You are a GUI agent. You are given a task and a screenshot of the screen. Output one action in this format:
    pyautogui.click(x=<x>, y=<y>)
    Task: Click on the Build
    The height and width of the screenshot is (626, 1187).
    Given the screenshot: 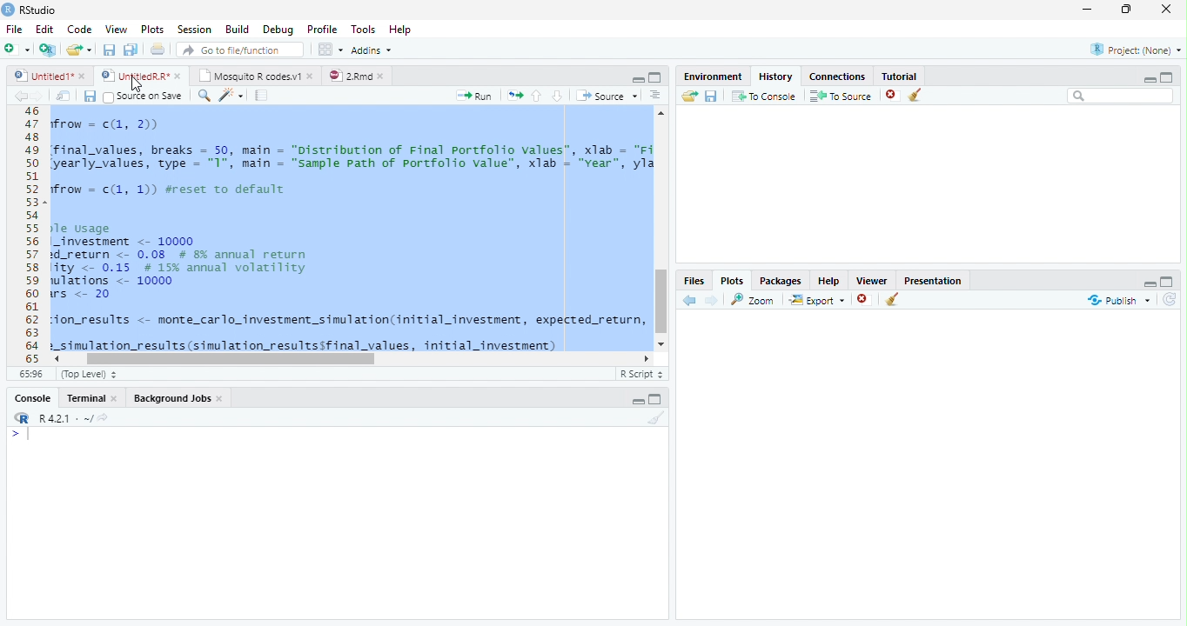 What is the action you would take?
    pyautogui.click(x=238, y=30)
    